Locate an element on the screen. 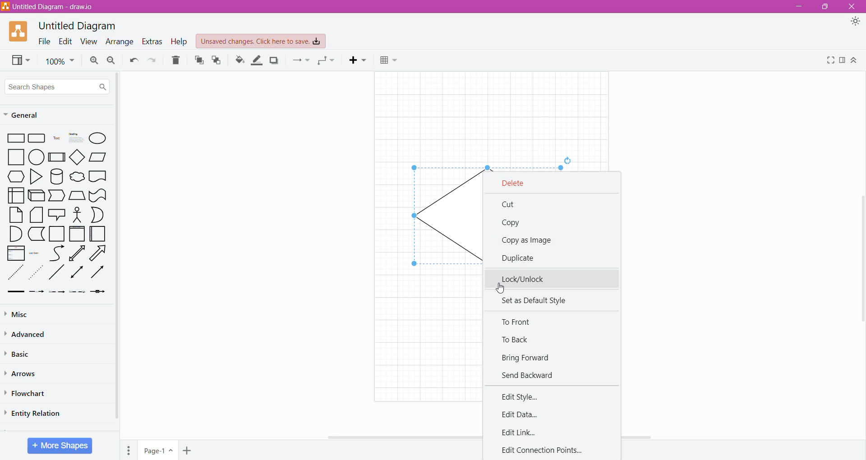 This screenshot has height=460, width=866. Copy is located at coordinates (513, 223).